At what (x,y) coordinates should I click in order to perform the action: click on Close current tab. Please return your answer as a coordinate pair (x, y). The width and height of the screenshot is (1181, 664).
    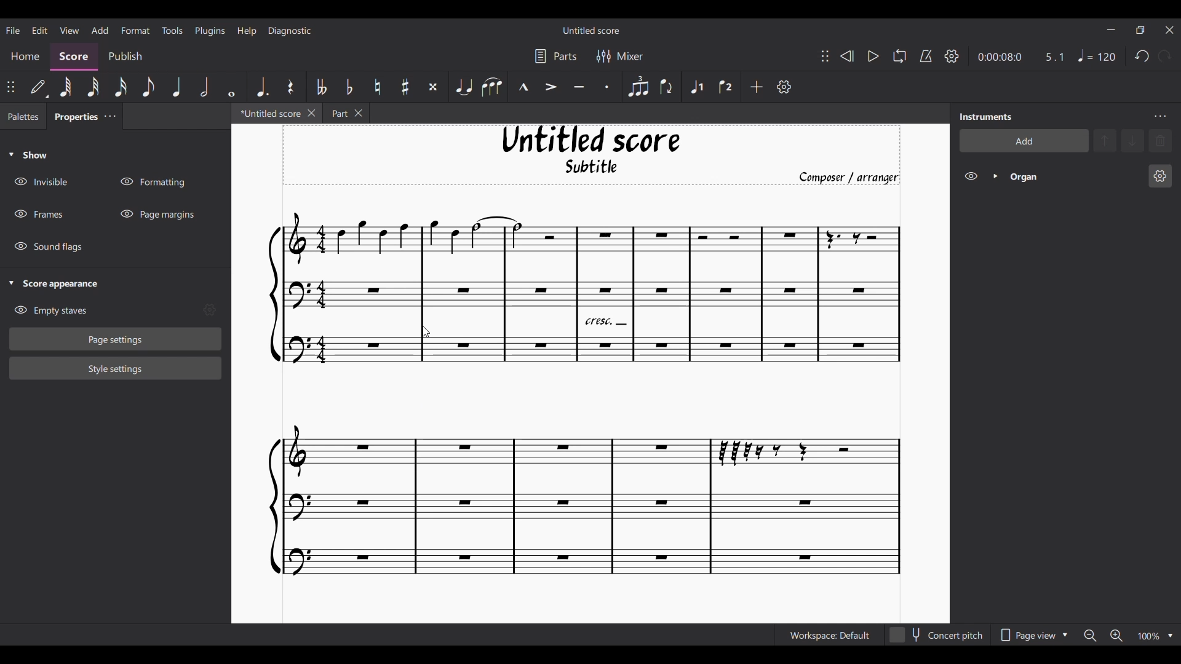
    Looking at the image, I should click on (312, 113).